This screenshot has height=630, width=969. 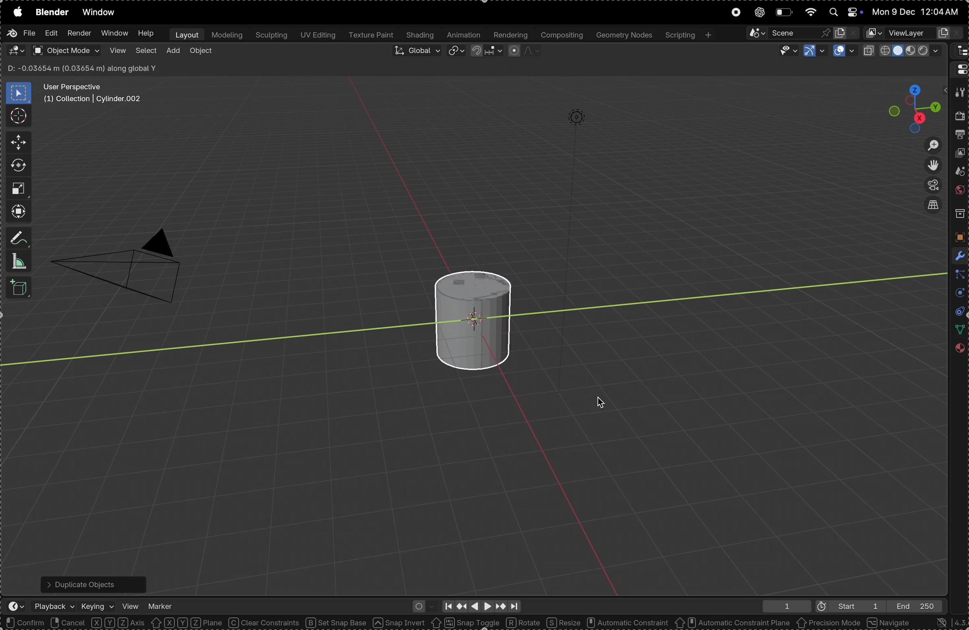 I want to click on show gimzo, so click(x=813, y=51).